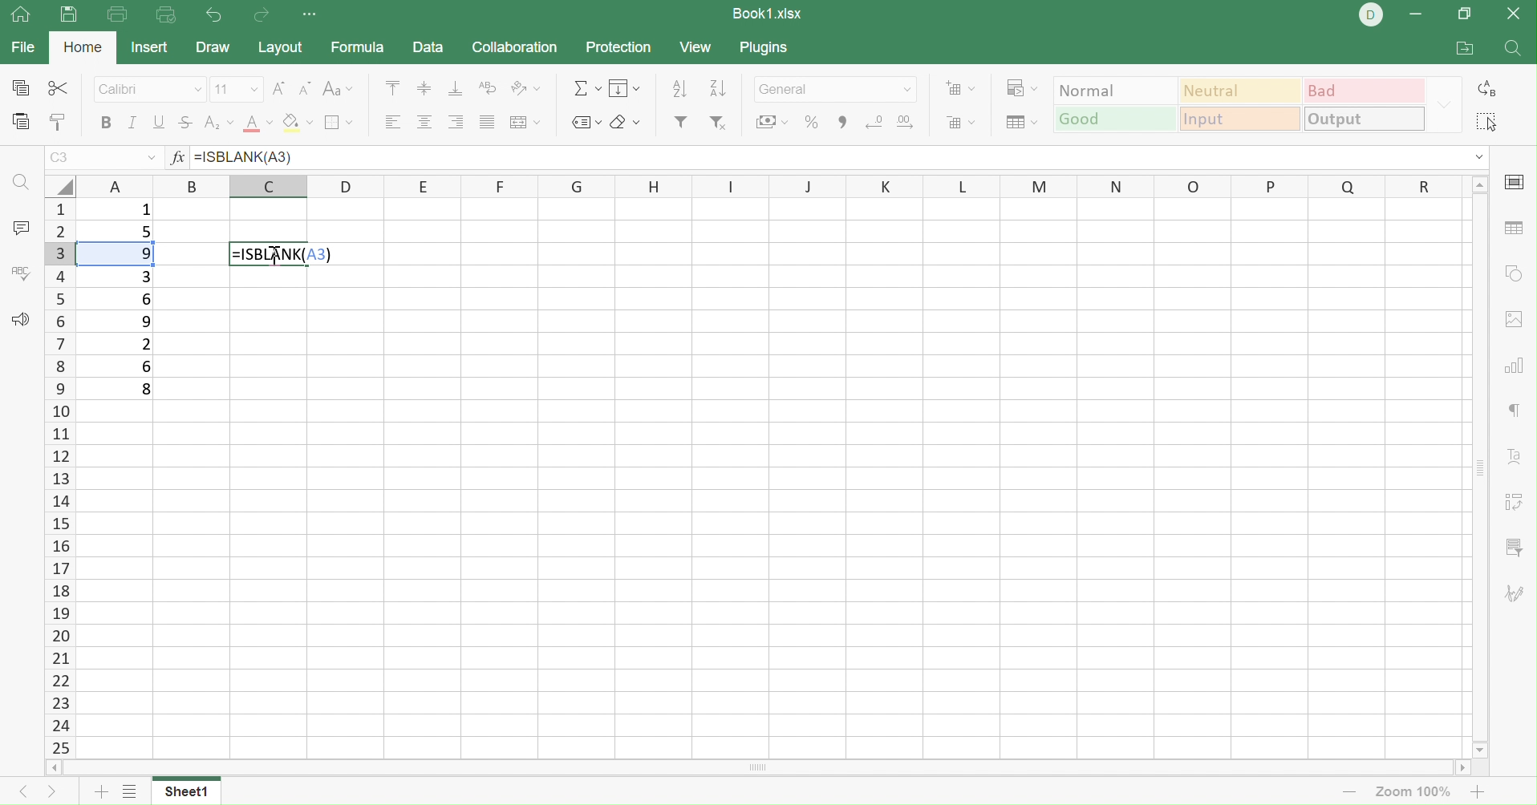 This screenshot has height=805, width=1537. I want to click on Find, so click(22, 184).